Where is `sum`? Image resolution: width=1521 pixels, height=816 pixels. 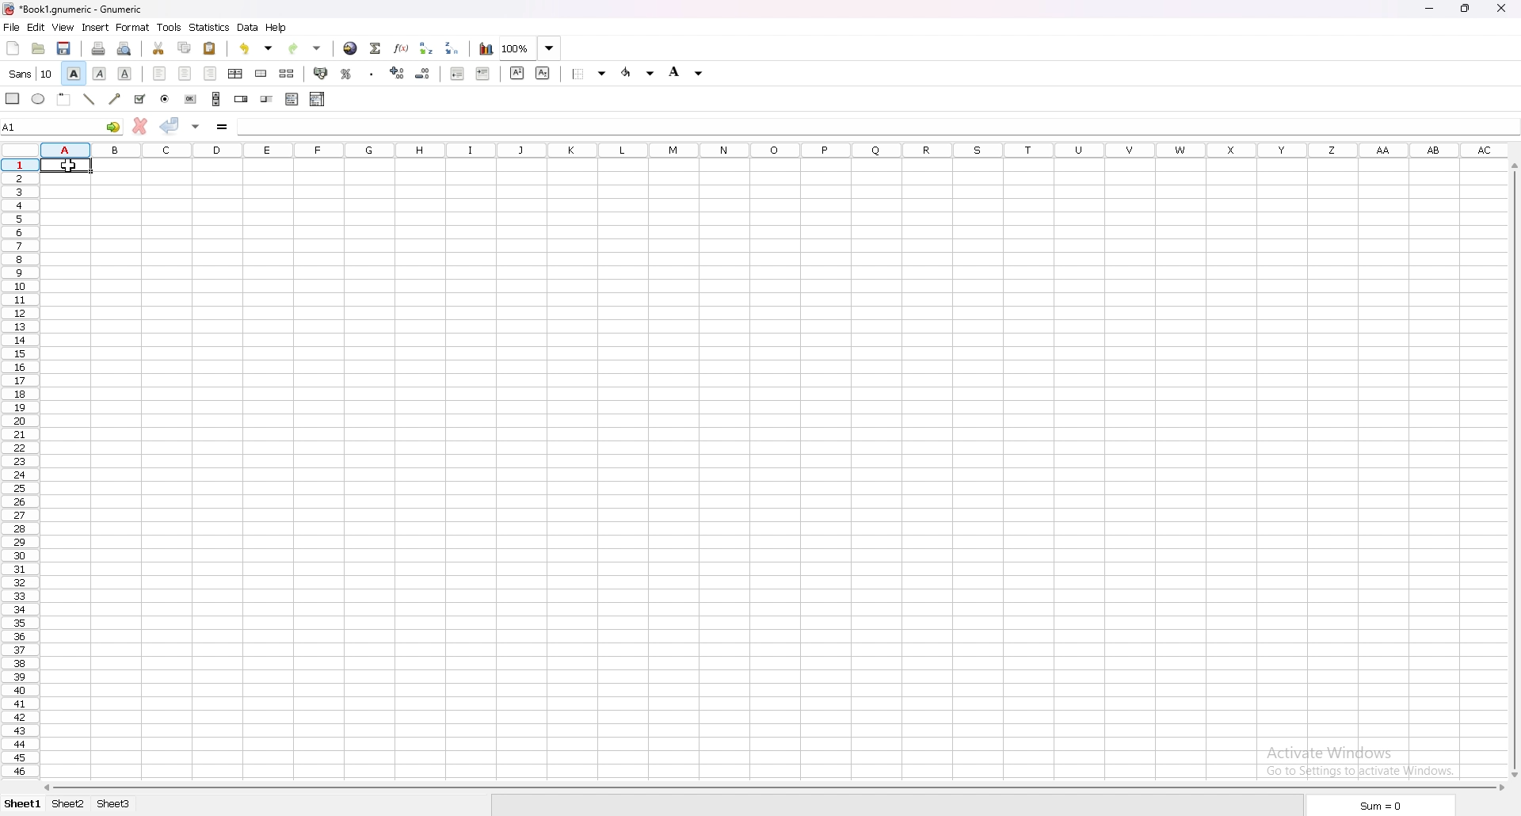
sum is located at coordinates (1379, 805).